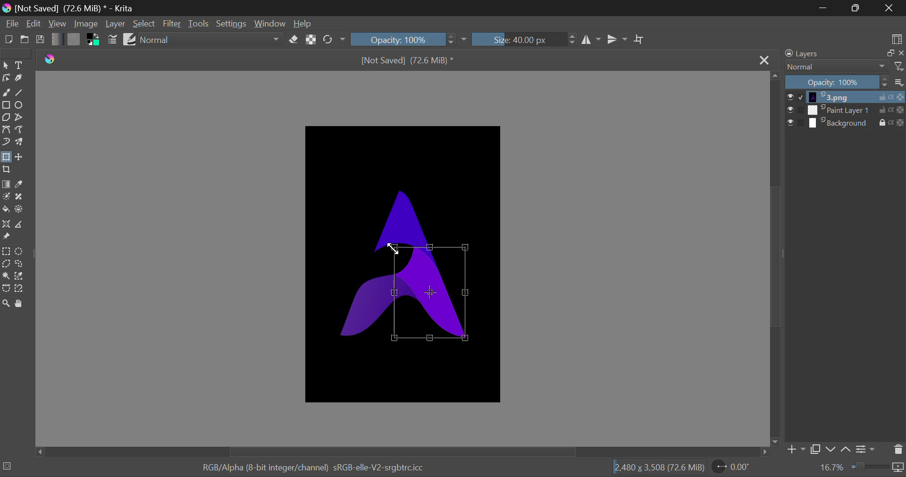  What do you see at coordinates (898, 467) in the screenshot?
I see `icon` at bounding box center [898, 467].